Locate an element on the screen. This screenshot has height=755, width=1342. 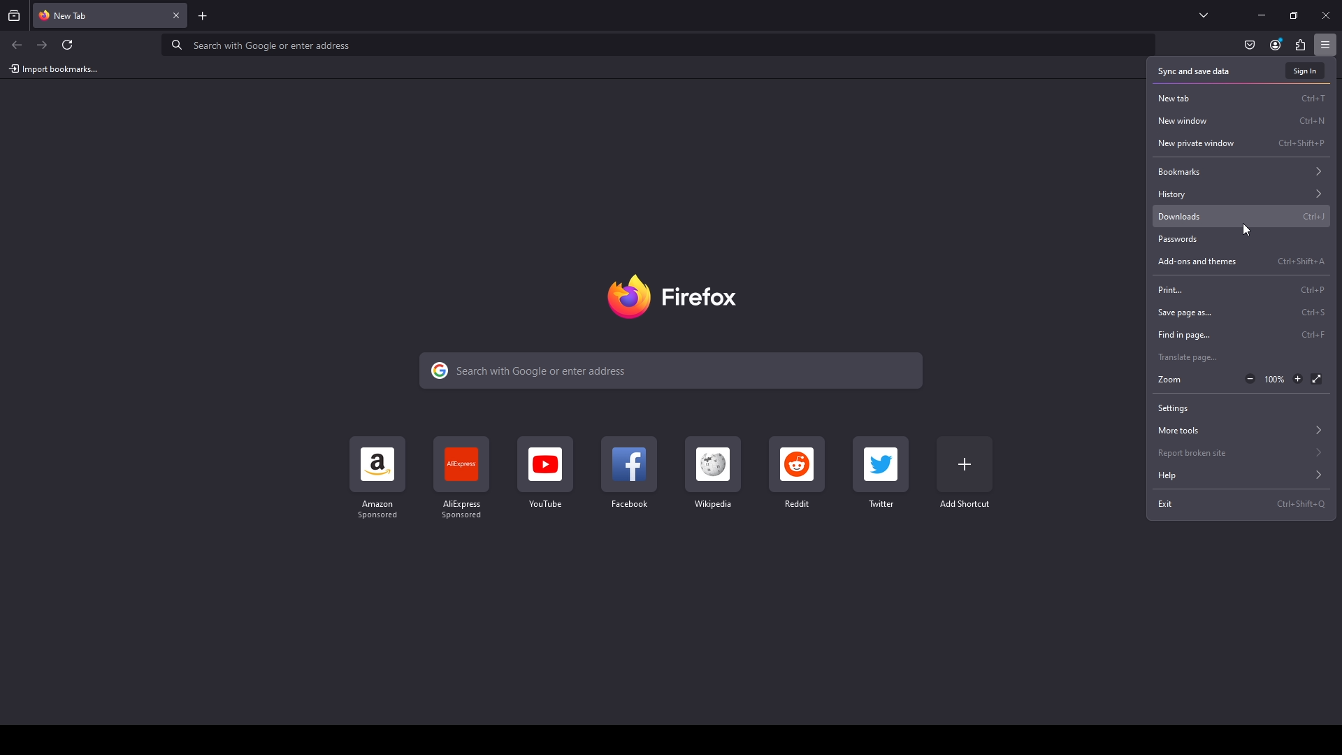
Display full screen is located at coordinates (1318, 380).